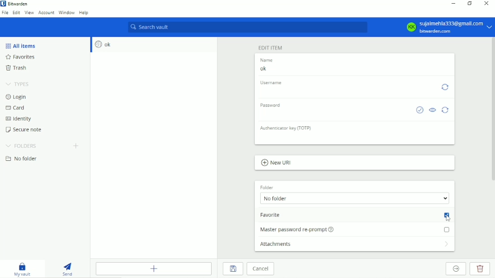 This screenshot has width=495, height=278. I want to click on View, so click(29, 13).